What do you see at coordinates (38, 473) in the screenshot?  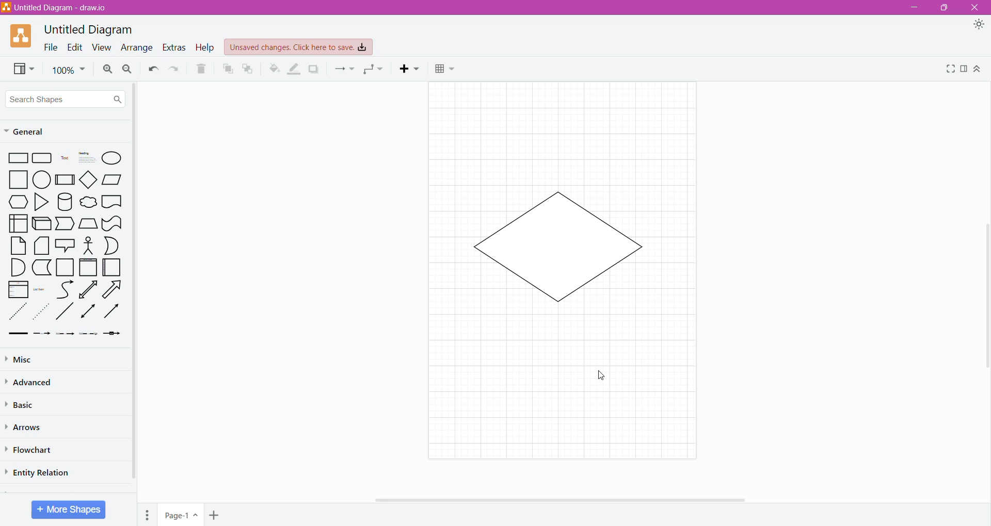 I see `Entity Relation` at bounding box center [38, 473].